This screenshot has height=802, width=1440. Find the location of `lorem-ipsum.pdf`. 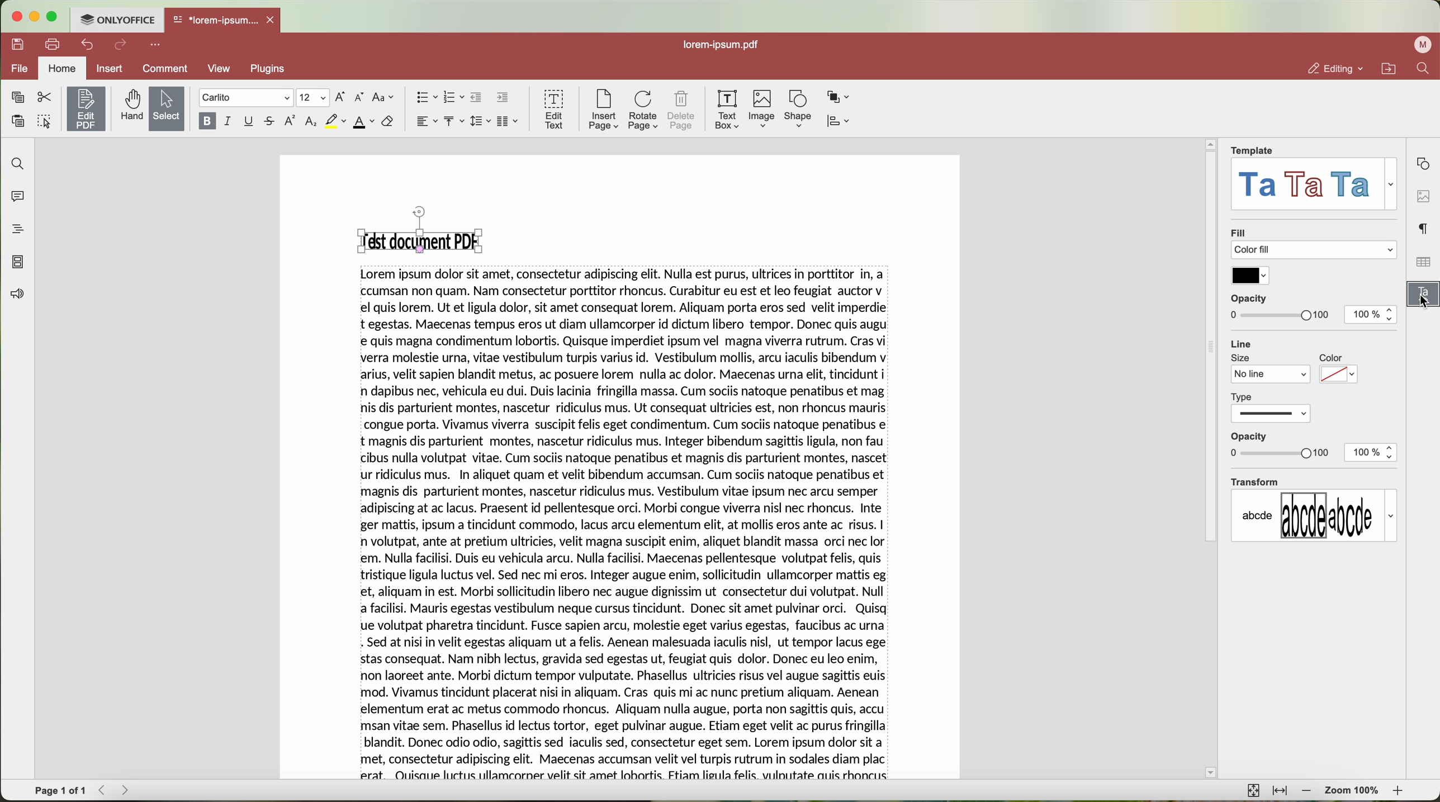

lorem-ipsum.pdf is located at coordinates (719, 46).